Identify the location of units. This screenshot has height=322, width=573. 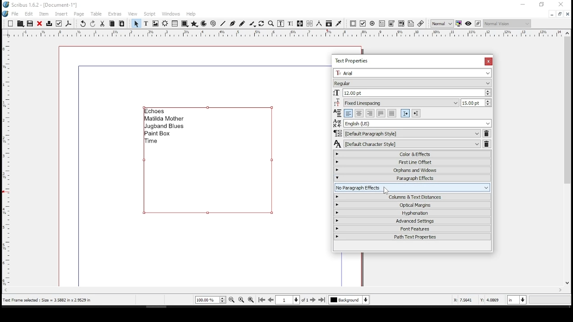
(516, 301).